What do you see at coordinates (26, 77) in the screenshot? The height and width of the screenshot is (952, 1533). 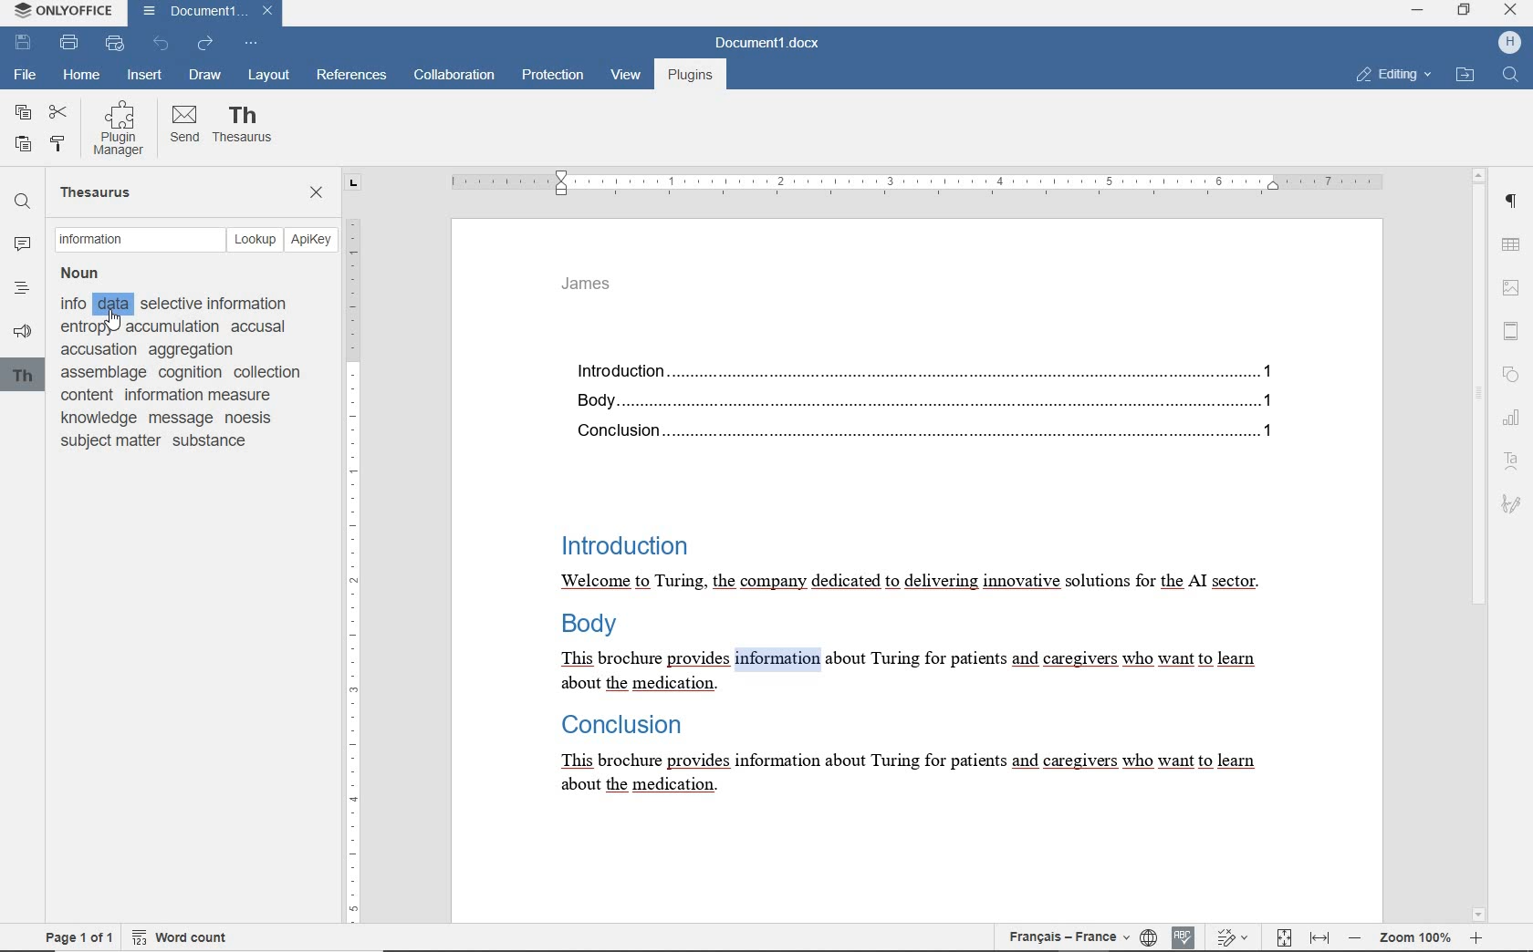 I see `FILE` at bounding box center [26, 77].